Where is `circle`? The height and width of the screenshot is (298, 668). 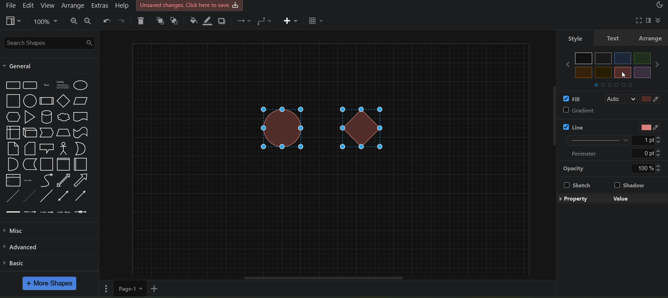
circle is located at coordinates (288, 124).